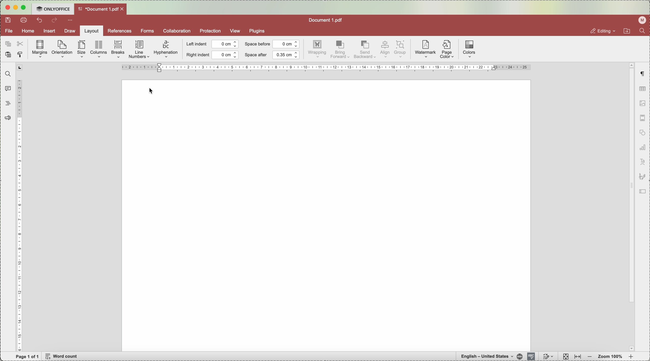 This screenshot has width=650, height=361. What do you see at coordinates (642, 119) in the screenshot?
I see `page thumbnails` at bounding box center [642, 119].